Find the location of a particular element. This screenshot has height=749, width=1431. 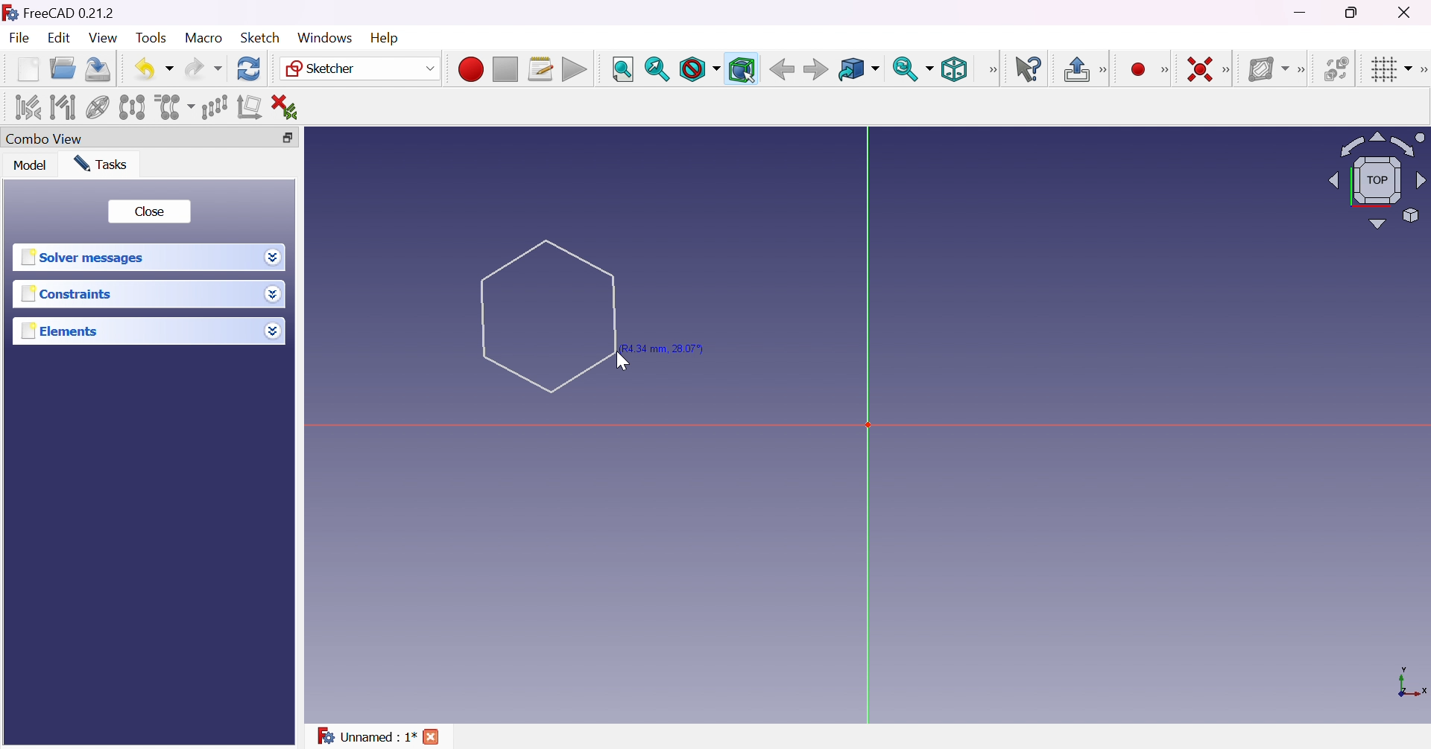

Tasks is located at coordinates (104, 165).